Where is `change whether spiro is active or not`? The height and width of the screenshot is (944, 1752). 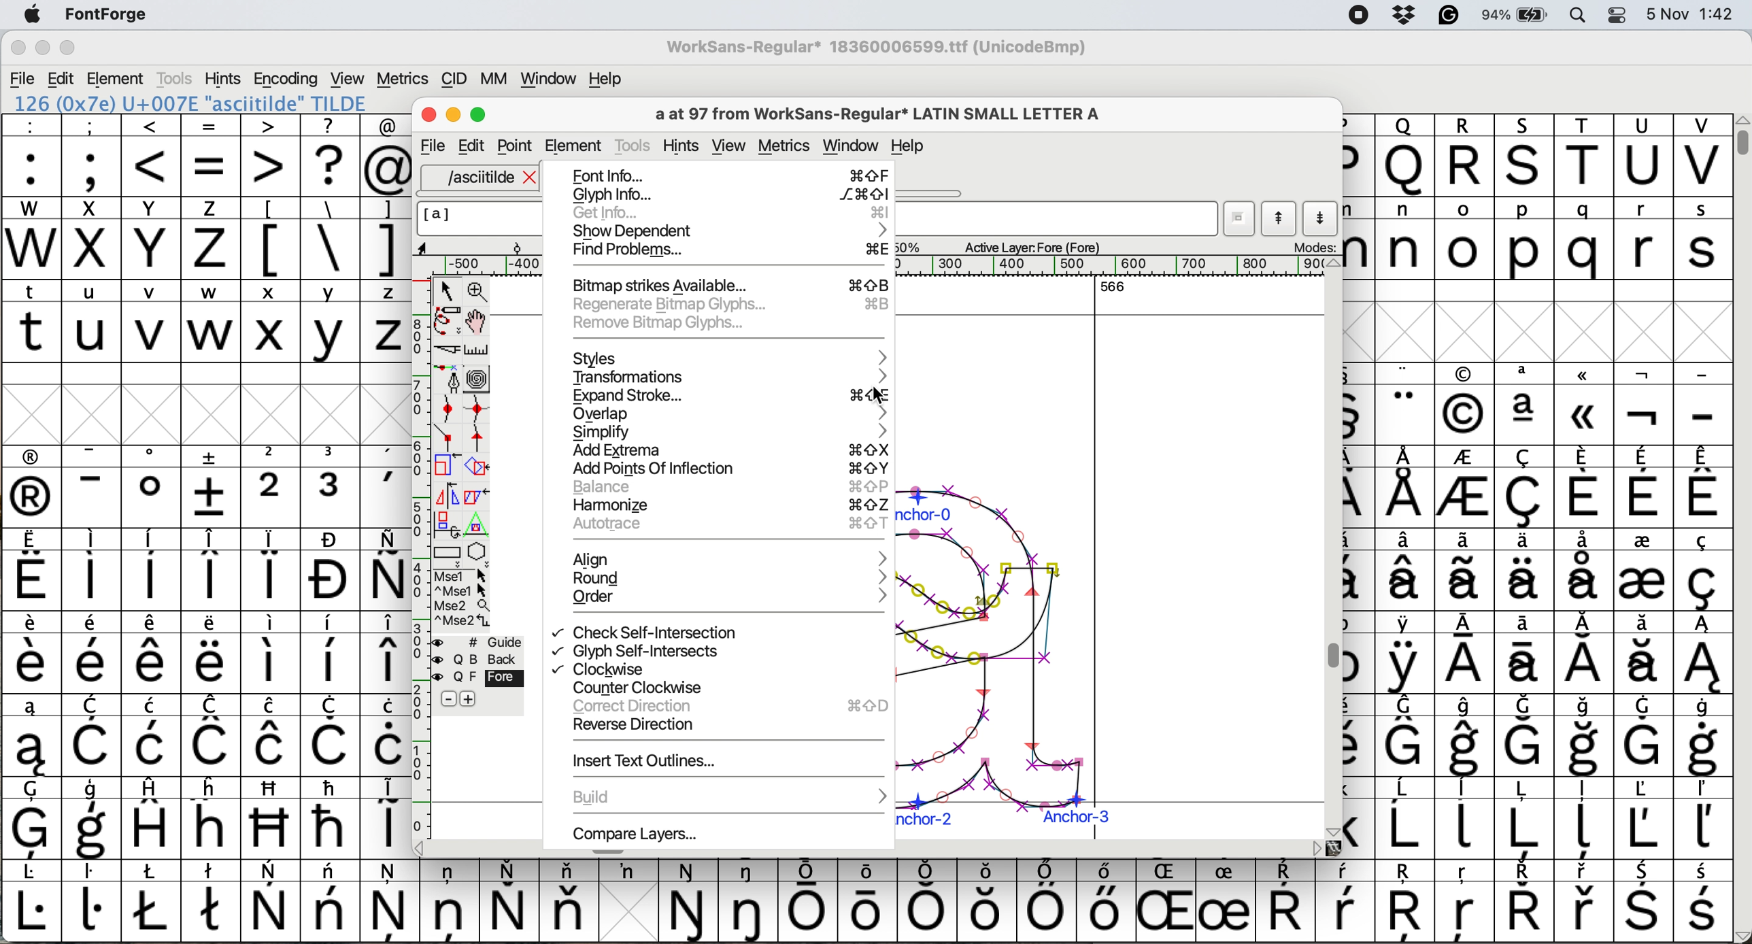
change whether spiro is active or not is located at coordinates (478, 378).